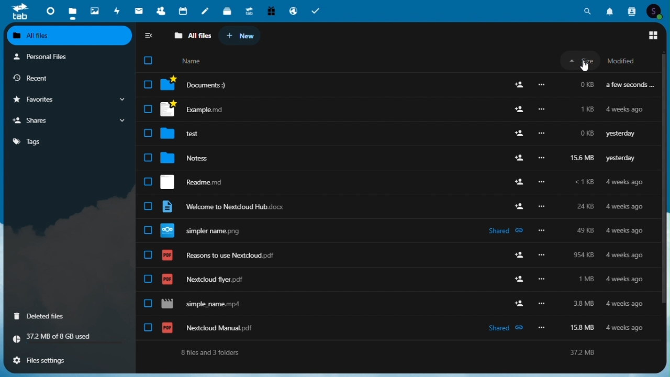  Describe the element at coordinates (70, 36) in the screenshot. I see `All files` at that location.